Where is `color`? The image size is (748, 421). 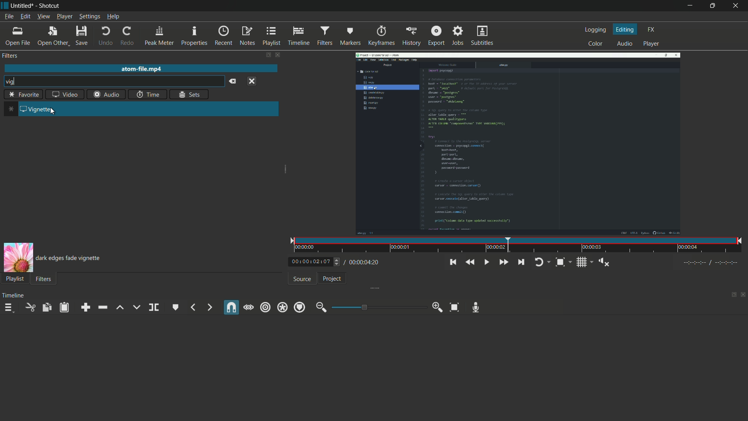 color is located at coordinates (596, 44).